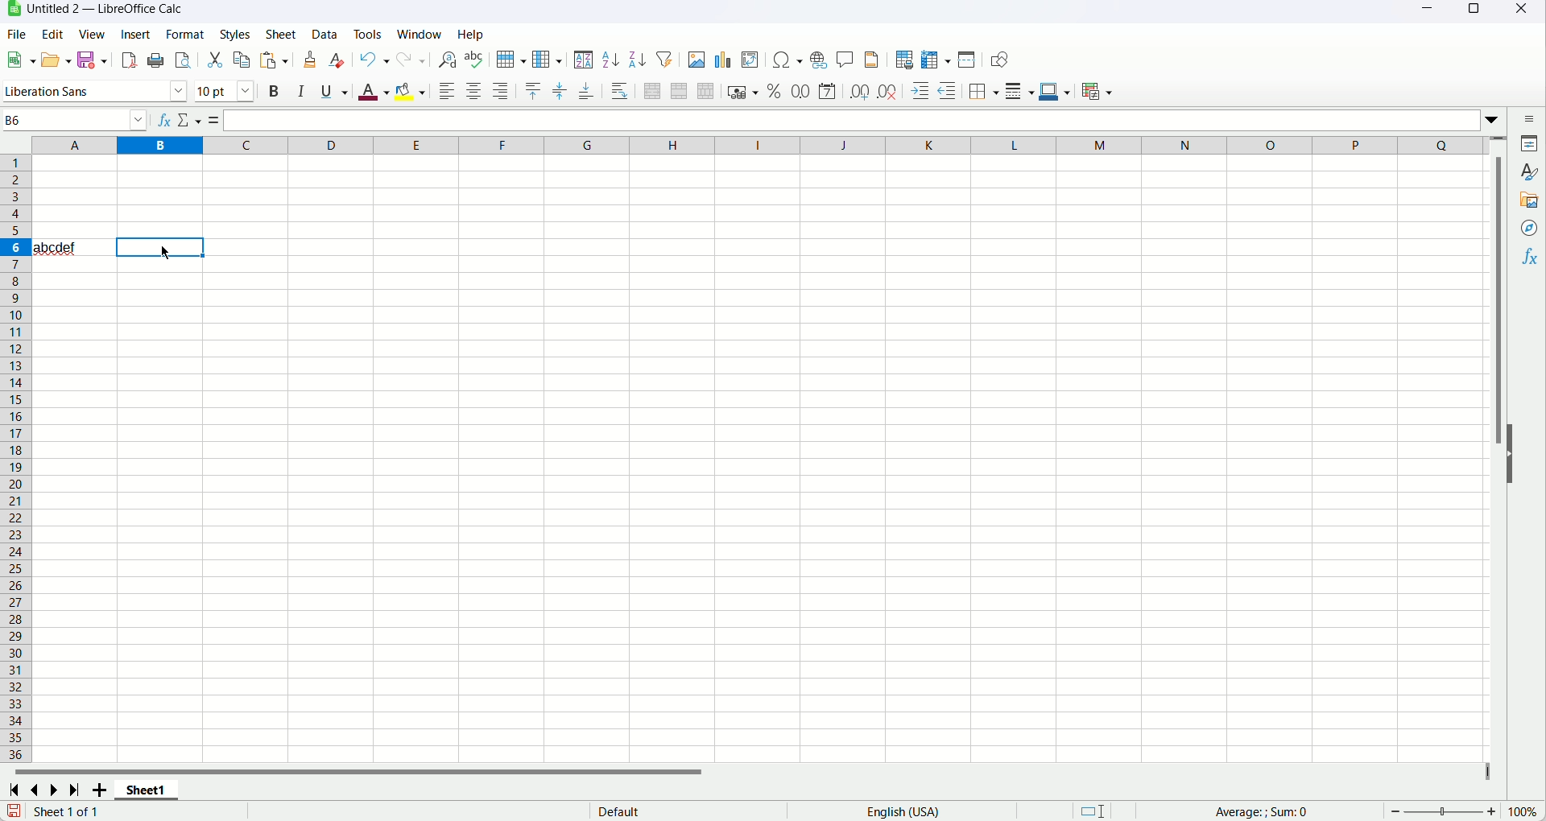 This screenshot has height=821, width=1546. Describe the element at coordinates (750, 769) in the screenshot. I see `horizontal scroll bar` at that location.